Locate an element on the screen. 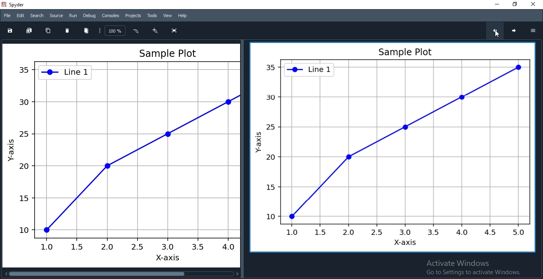  File  is located at coordinates (7, 15).